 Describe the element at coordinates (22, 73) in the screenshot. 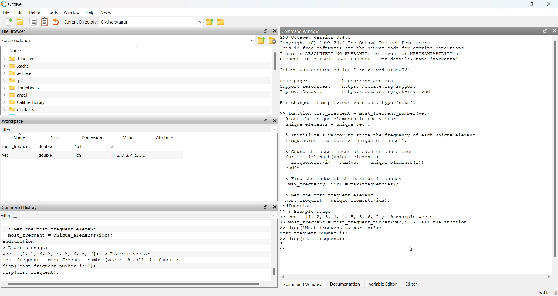

I see `.eclipse` at that location.